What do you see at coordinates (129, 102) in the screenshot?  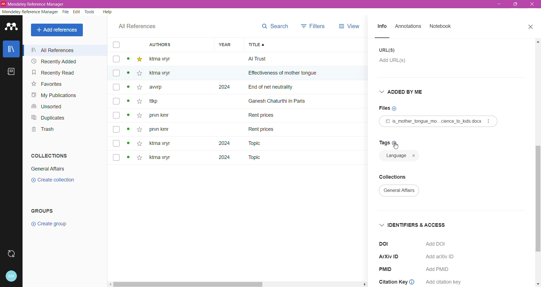 I see `dot ` at bounding box center [129, 102].